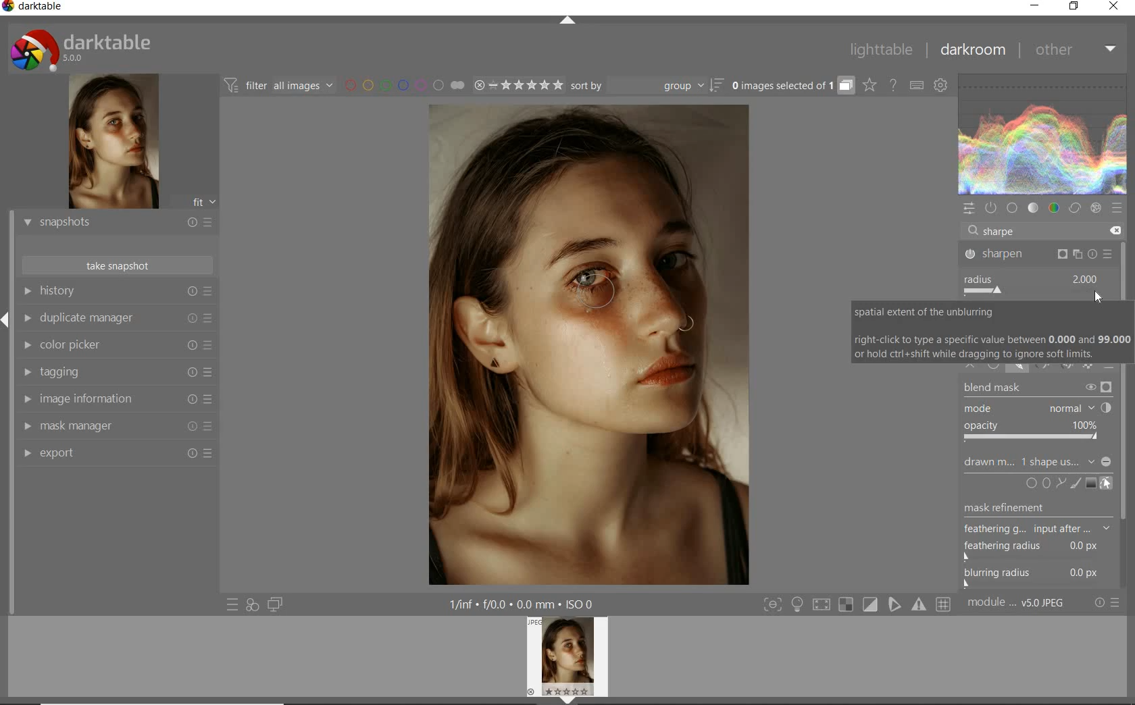 The image size is (1135, 705). Describe the element at coordinates (999, 230) in the screenshot. I see `INPUT VALUE` at that location.